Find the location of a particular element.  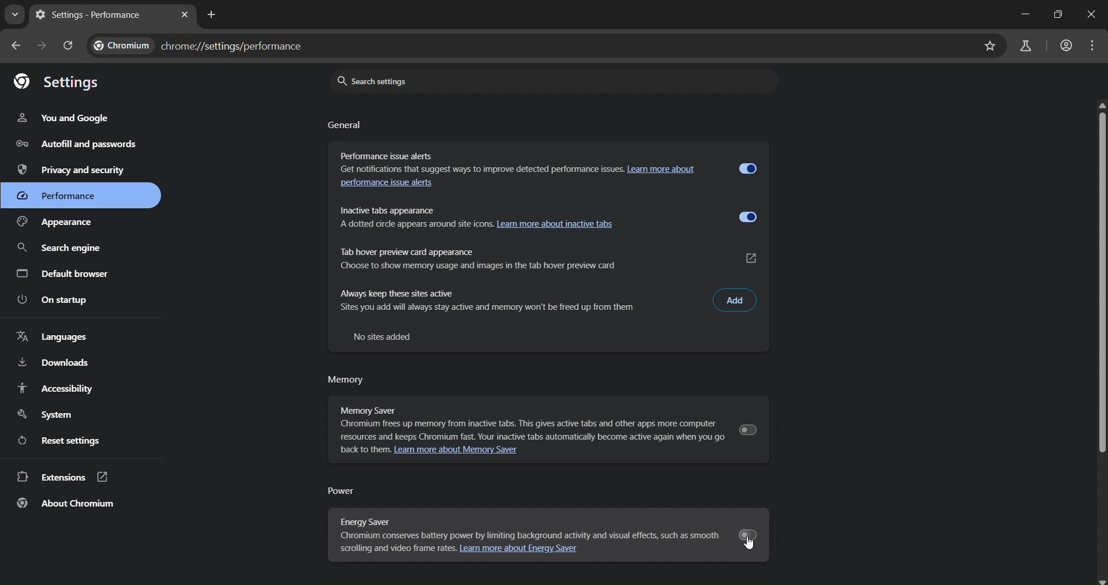

memory saver is located at coordinates (524, 419).